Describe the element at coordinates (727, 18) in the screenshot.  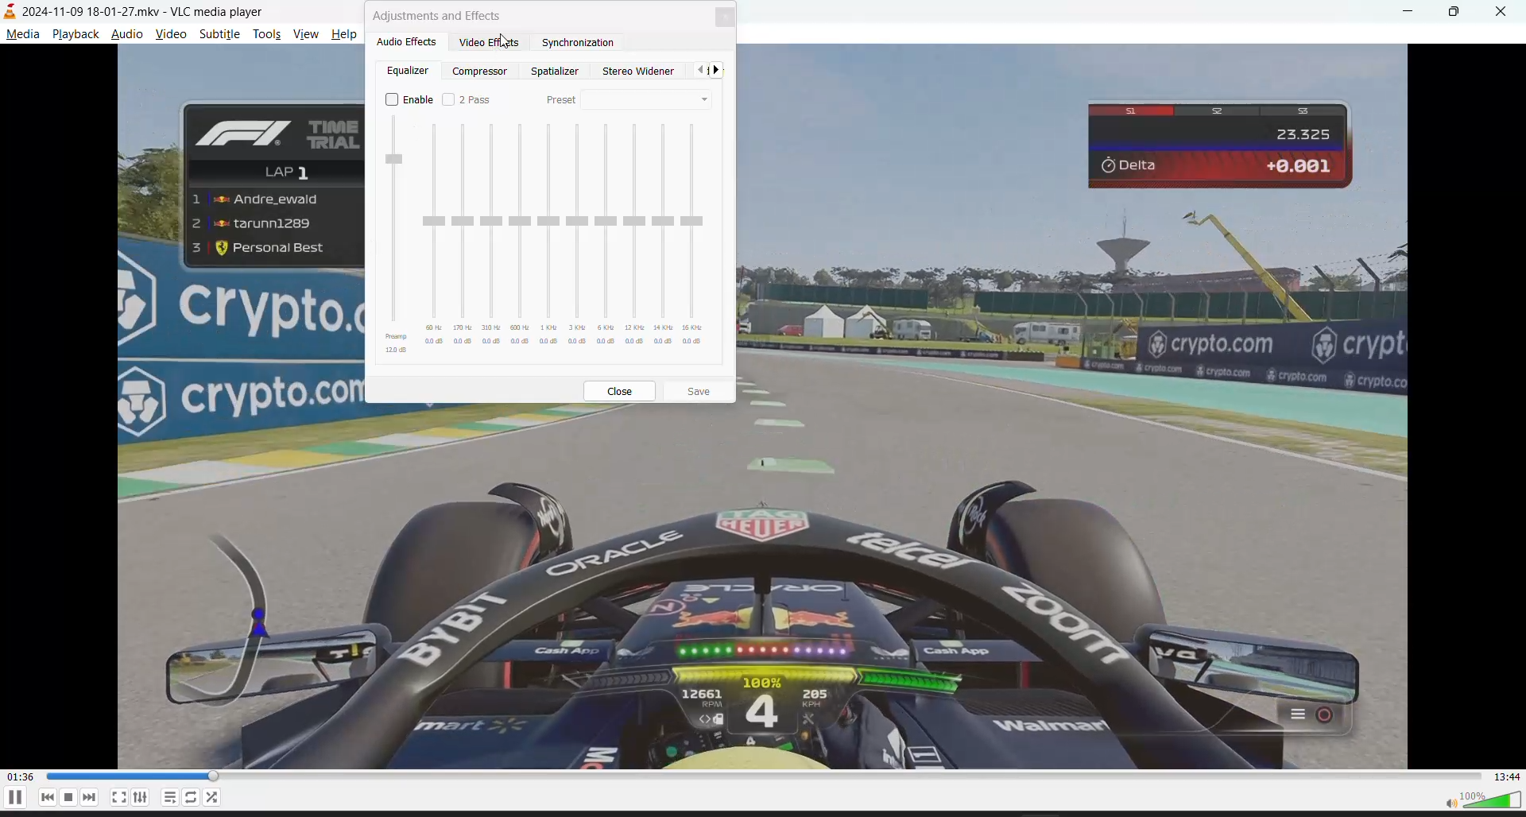
I see `close tab` at that location.